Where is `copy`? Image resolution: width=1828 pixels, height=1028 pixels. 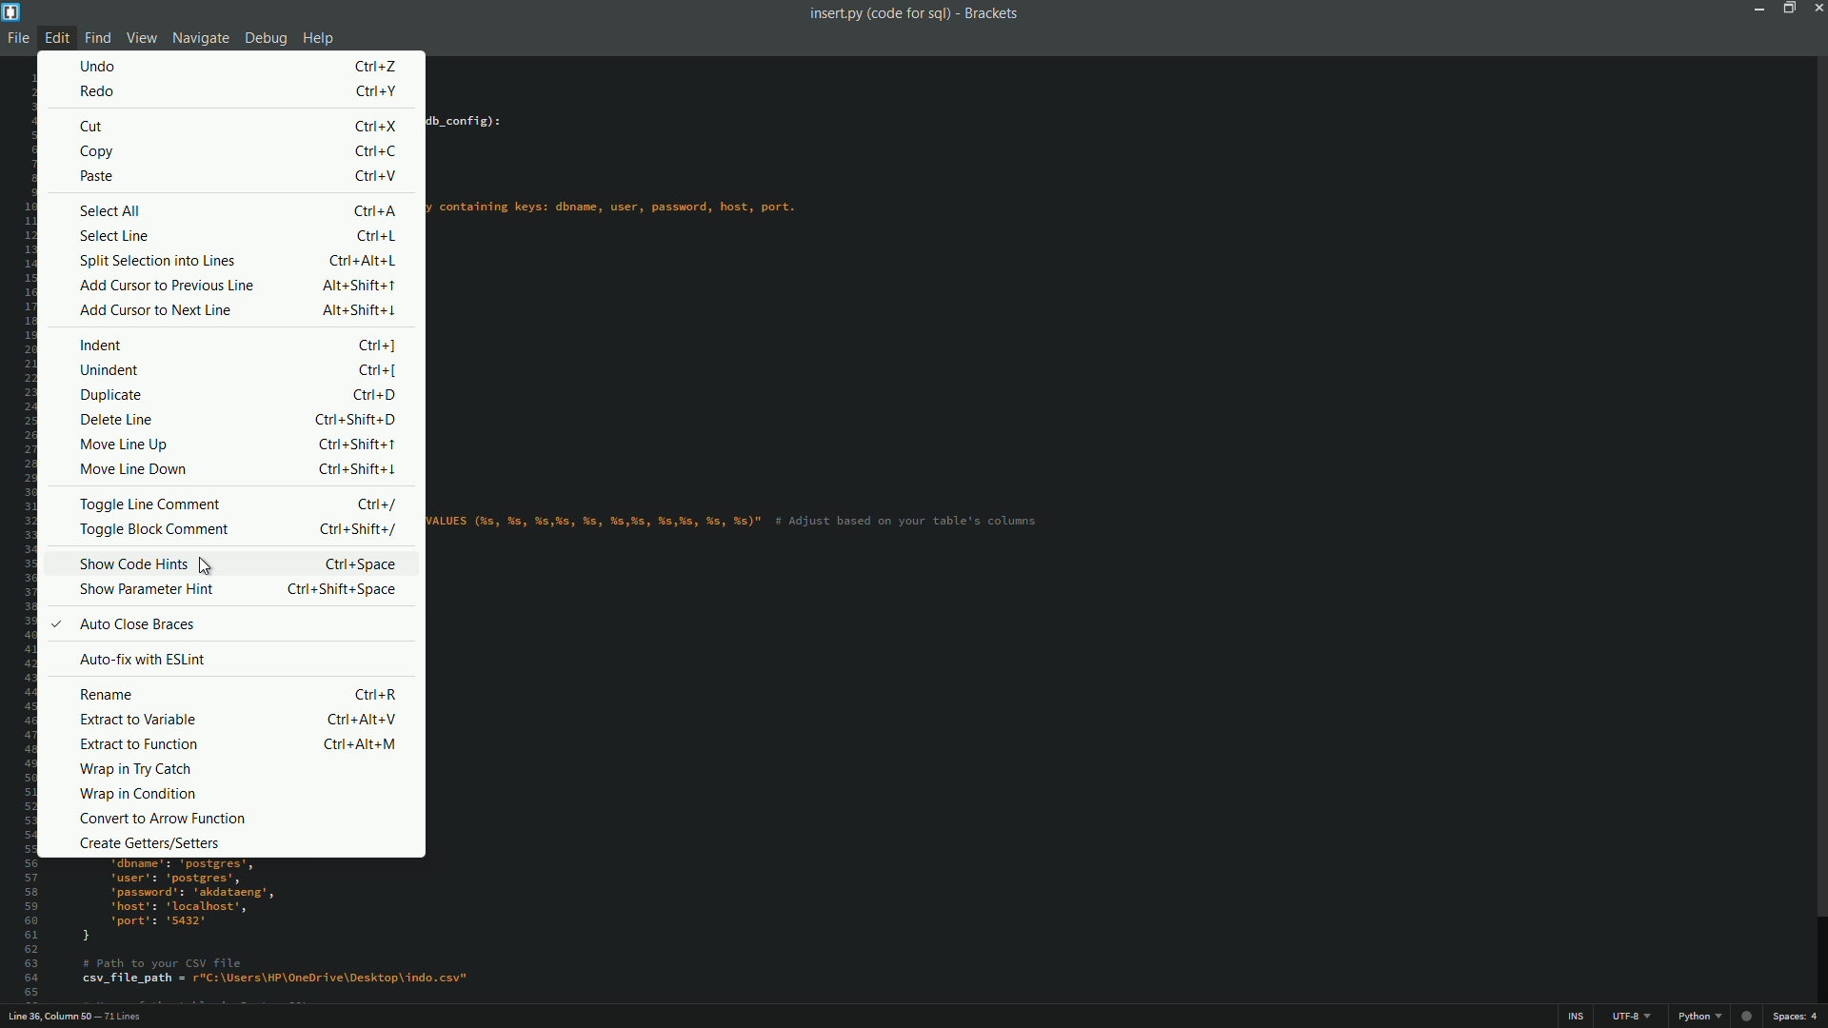
copy is located at coordinates (96, 153).